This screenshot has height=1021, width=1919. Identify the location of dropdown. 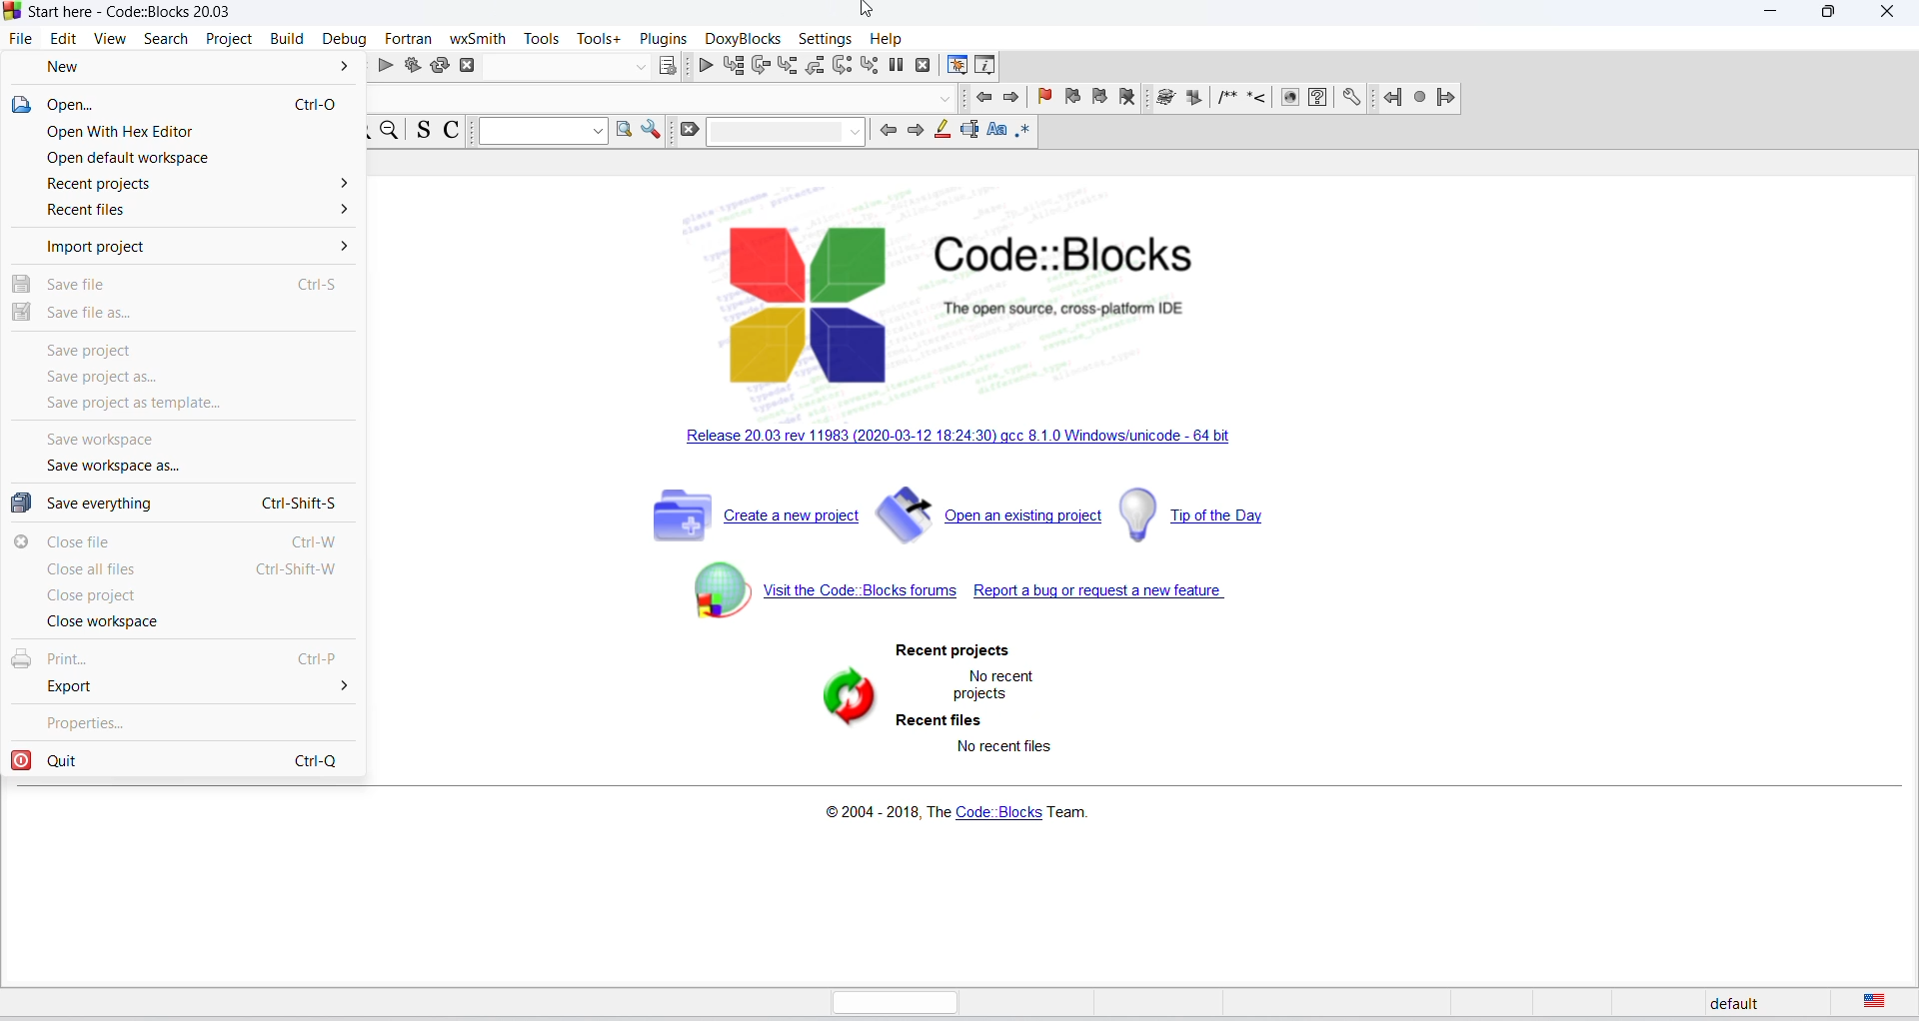
(947, 99).